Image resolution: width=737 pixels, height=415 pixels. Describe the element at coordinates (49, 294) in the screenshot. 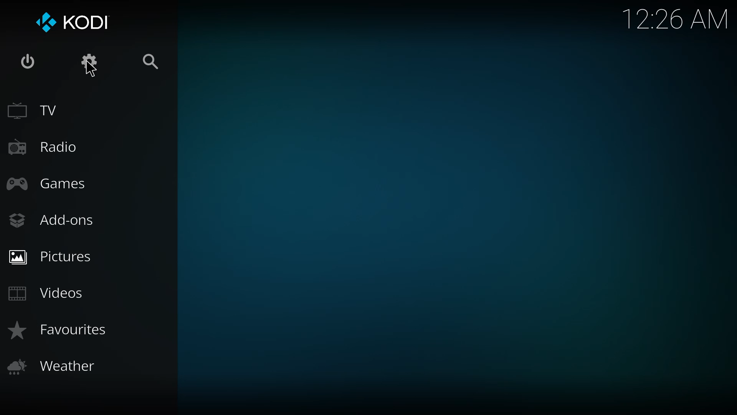

I see `videos` at that location.